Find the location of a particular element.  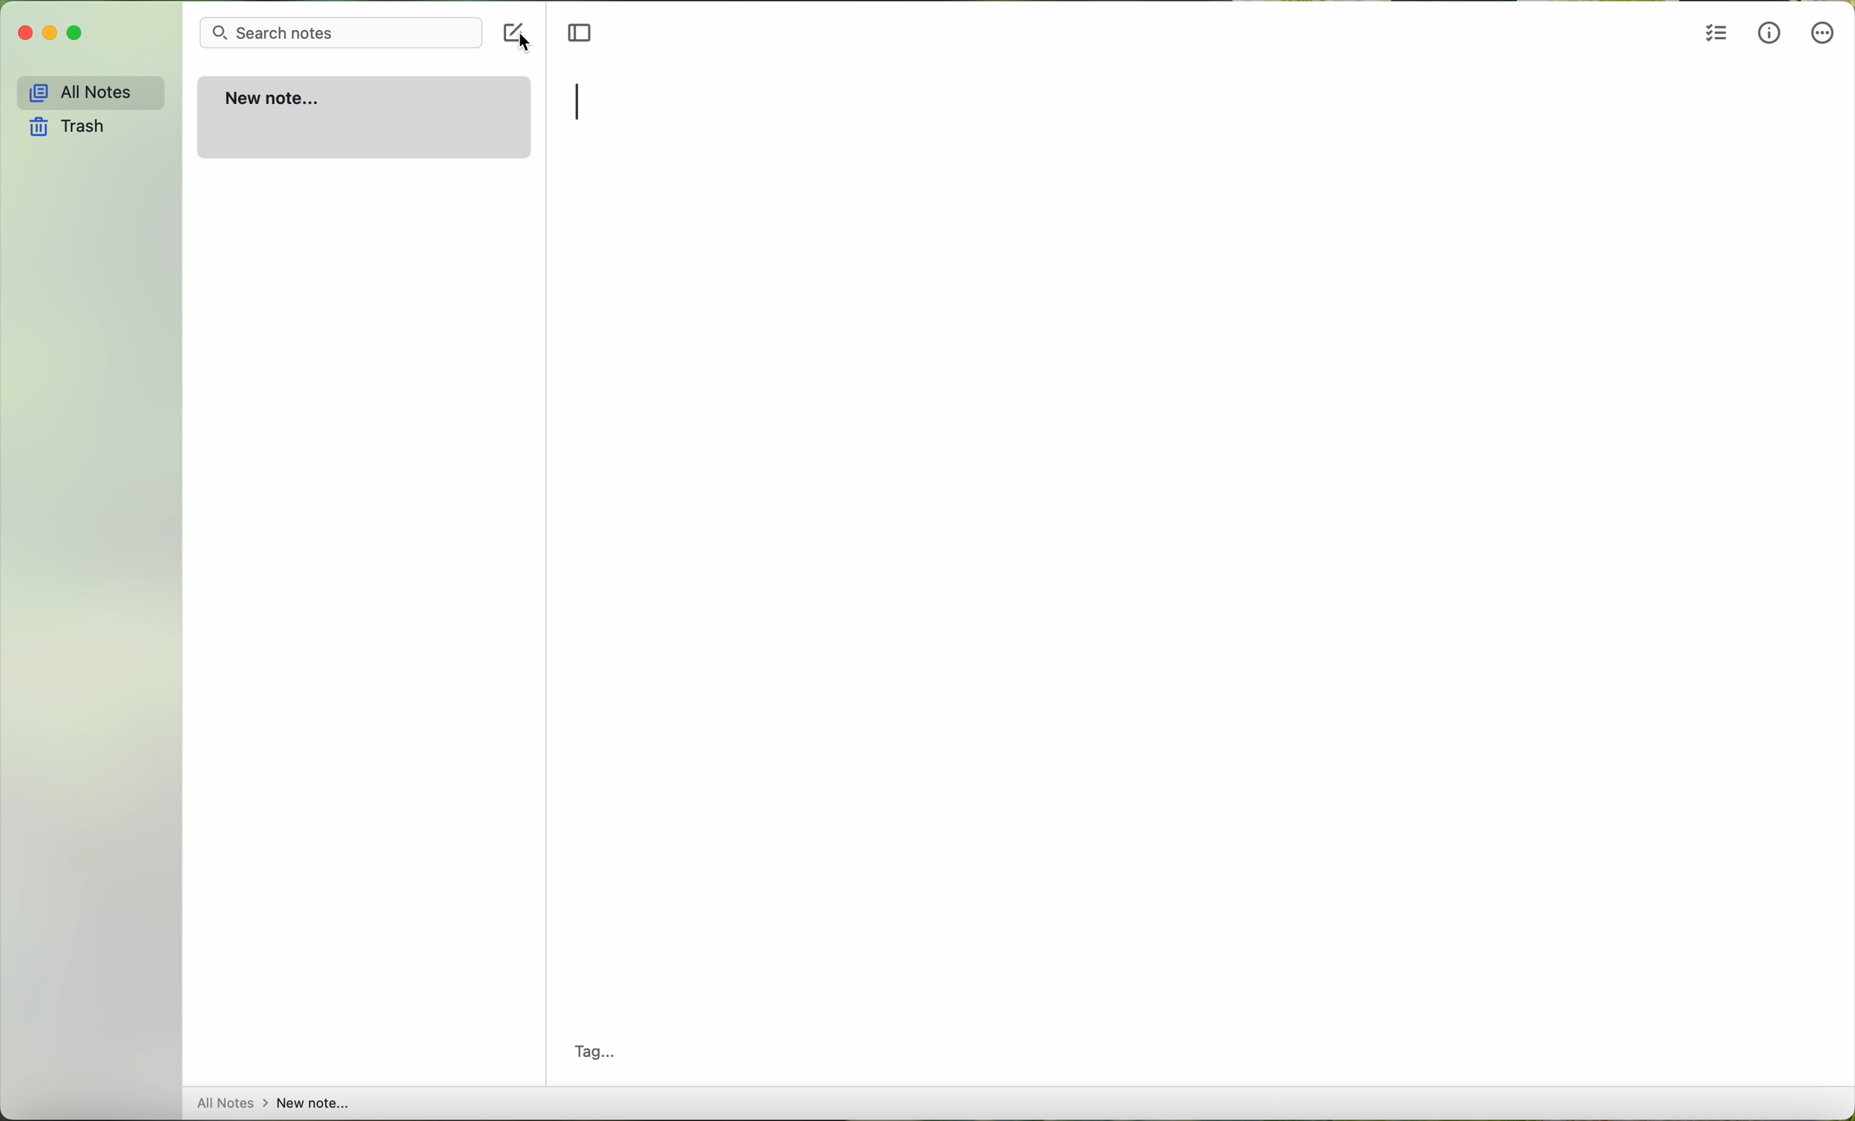

tag is located at coordinates (598, 1052).